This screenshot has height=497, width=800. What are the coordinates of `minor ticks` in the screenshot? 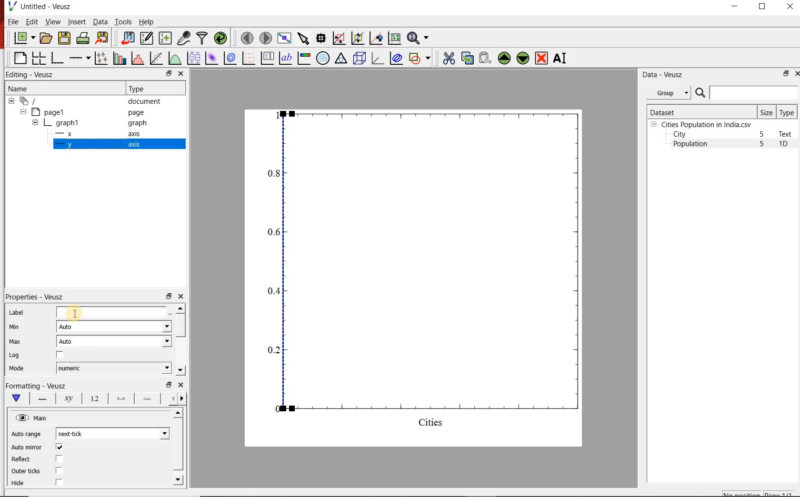 It's located at (148, 399).